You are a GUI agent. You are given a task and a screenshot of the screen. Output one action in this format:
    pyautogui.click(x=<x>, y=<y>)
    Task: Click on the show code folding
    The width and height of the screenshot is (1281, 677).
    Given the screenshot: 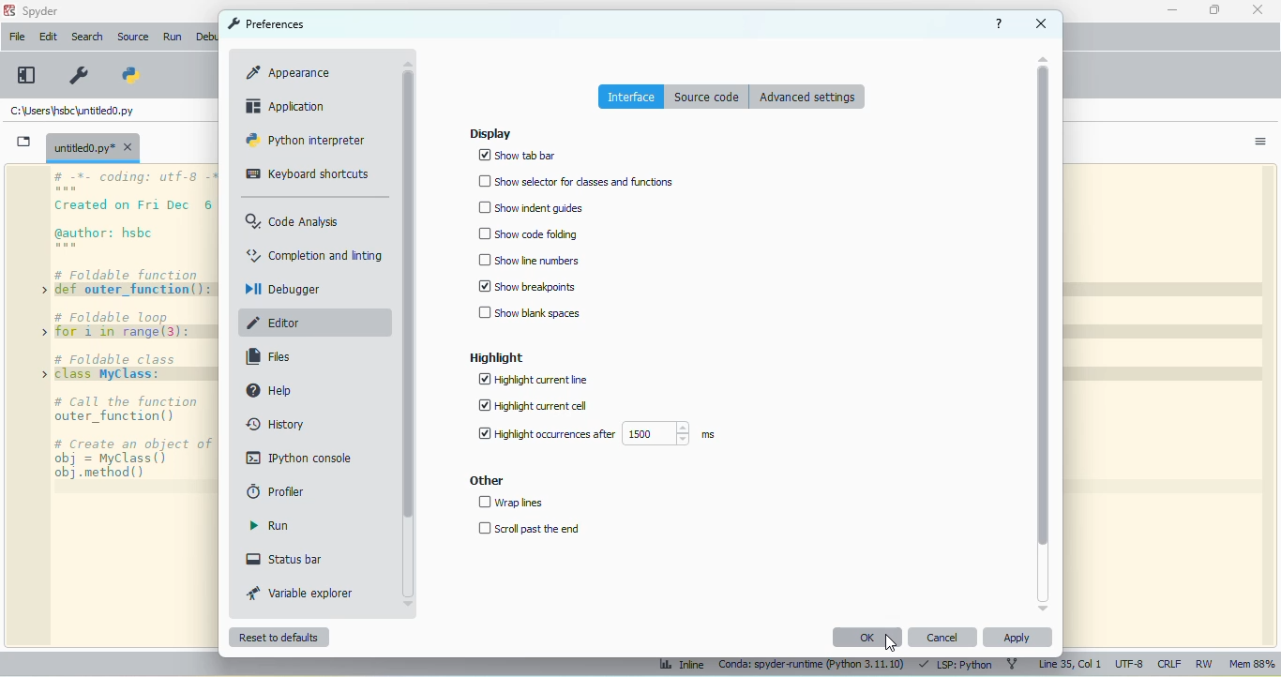 What is the action you would take?
    pyautogui.click(x=528, y=233)
    